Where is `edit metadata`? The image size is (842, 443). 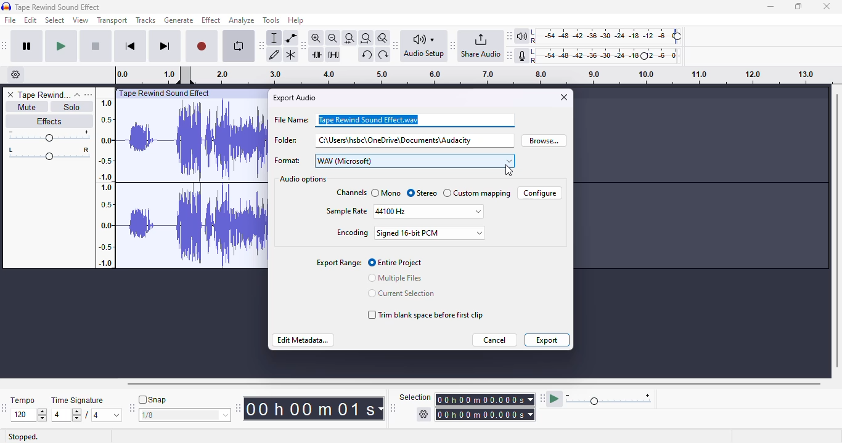 edit metadata is located at coordinates (303, 340).